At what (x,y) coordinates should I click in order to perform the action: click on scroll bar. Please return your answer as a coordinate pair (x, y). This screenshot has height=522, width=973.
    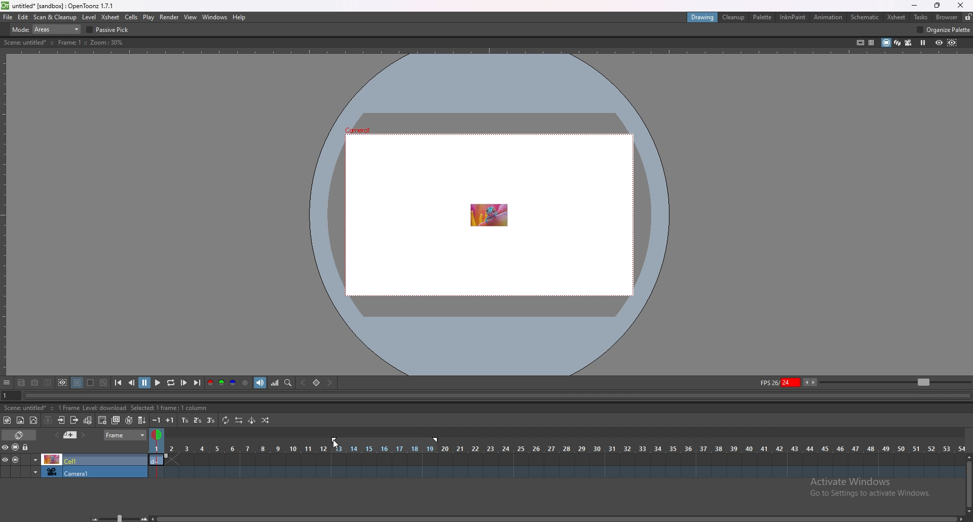
    Looking at the image, I should click on (556, 518).